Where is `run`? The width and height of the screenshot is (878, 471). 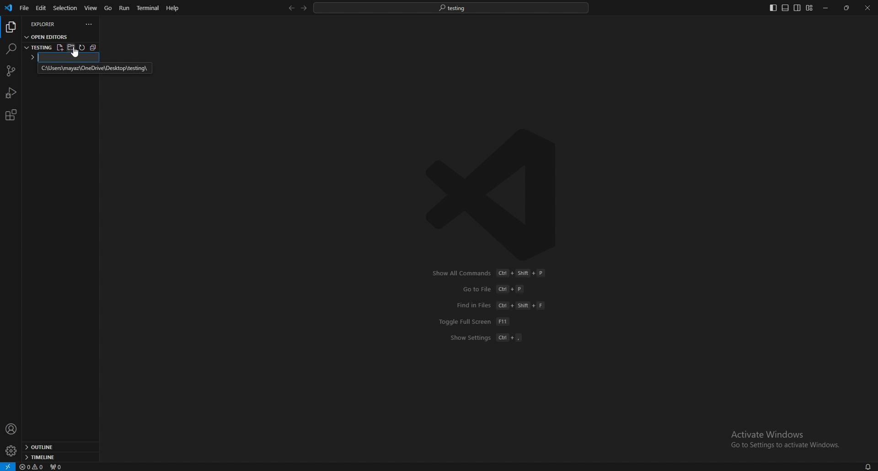
run is located at coordinates (125, 8).